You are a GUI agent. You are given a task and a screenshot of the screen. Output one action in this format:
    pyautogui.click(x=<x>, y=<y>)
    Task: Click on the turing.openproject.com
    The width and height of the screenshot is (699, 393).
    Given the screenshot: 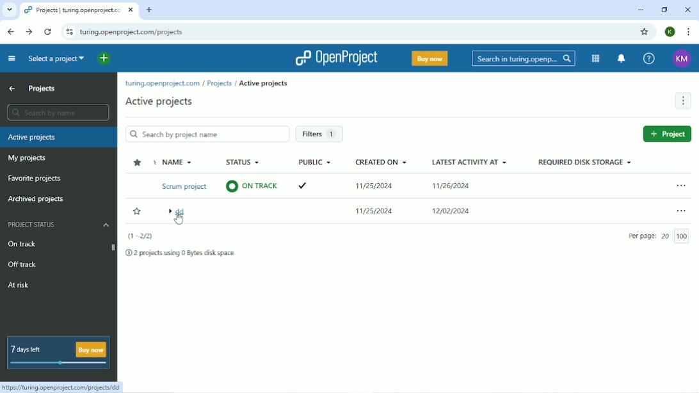 What is the action you would take?
    pyautogui.click(x=161, y=84)
    